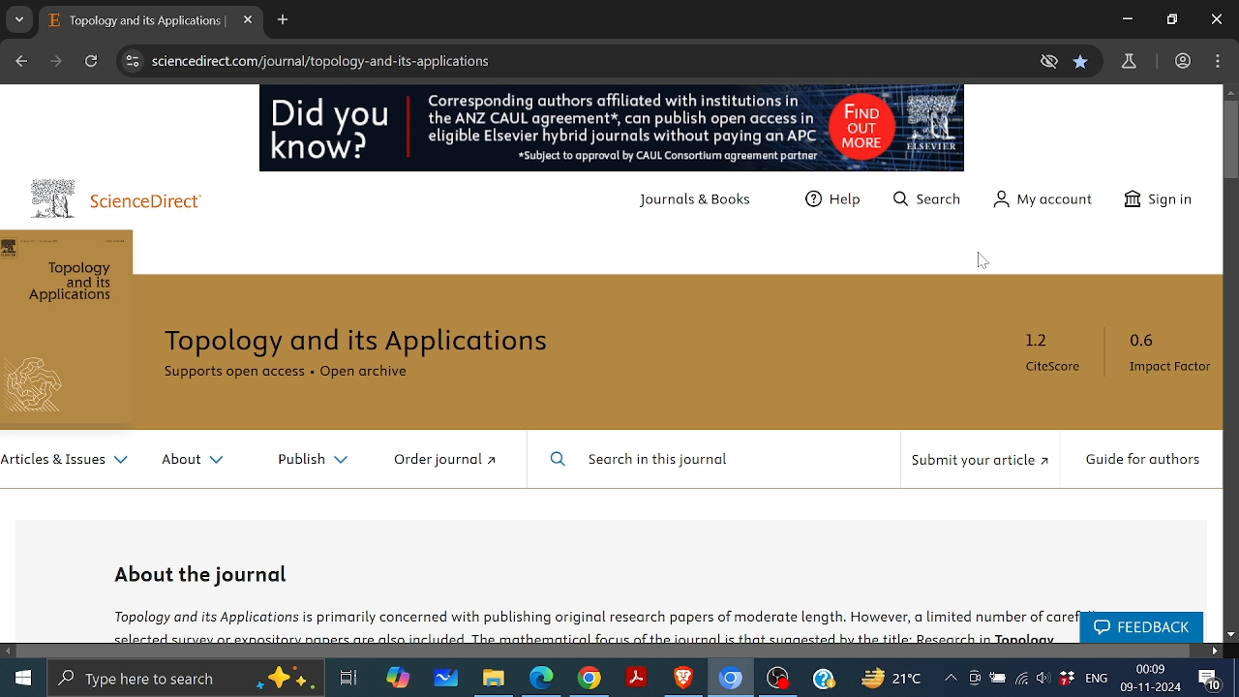 This screenshot has height=697, width=1239. Describe the element at coordinates (23, 679) in the screenshot. I see ` start` at that location.